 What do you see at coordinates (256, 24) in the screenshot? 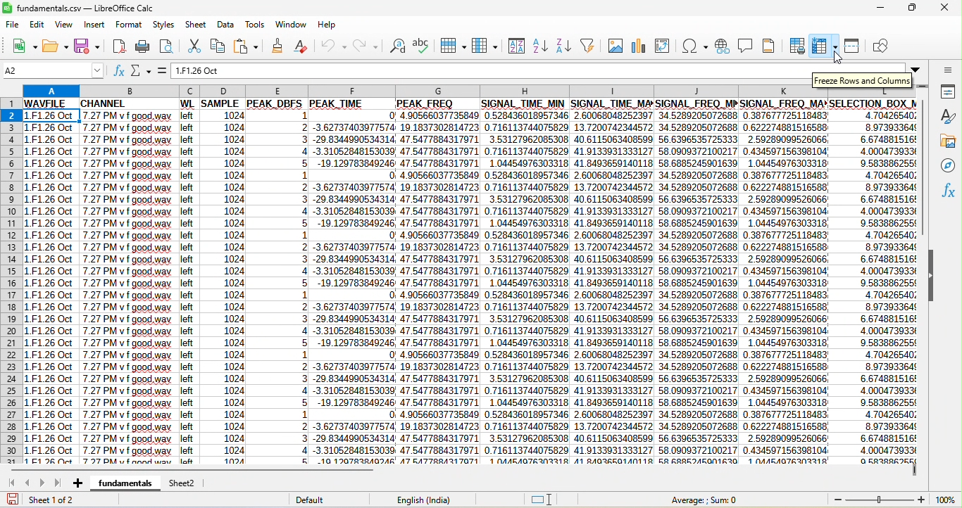
I see `tools` at bounding box center [256, 24].